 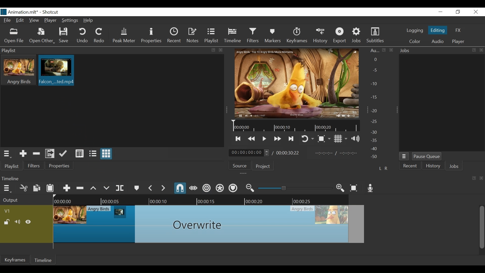 I want to click on Editing, so click(x=437, y=30).